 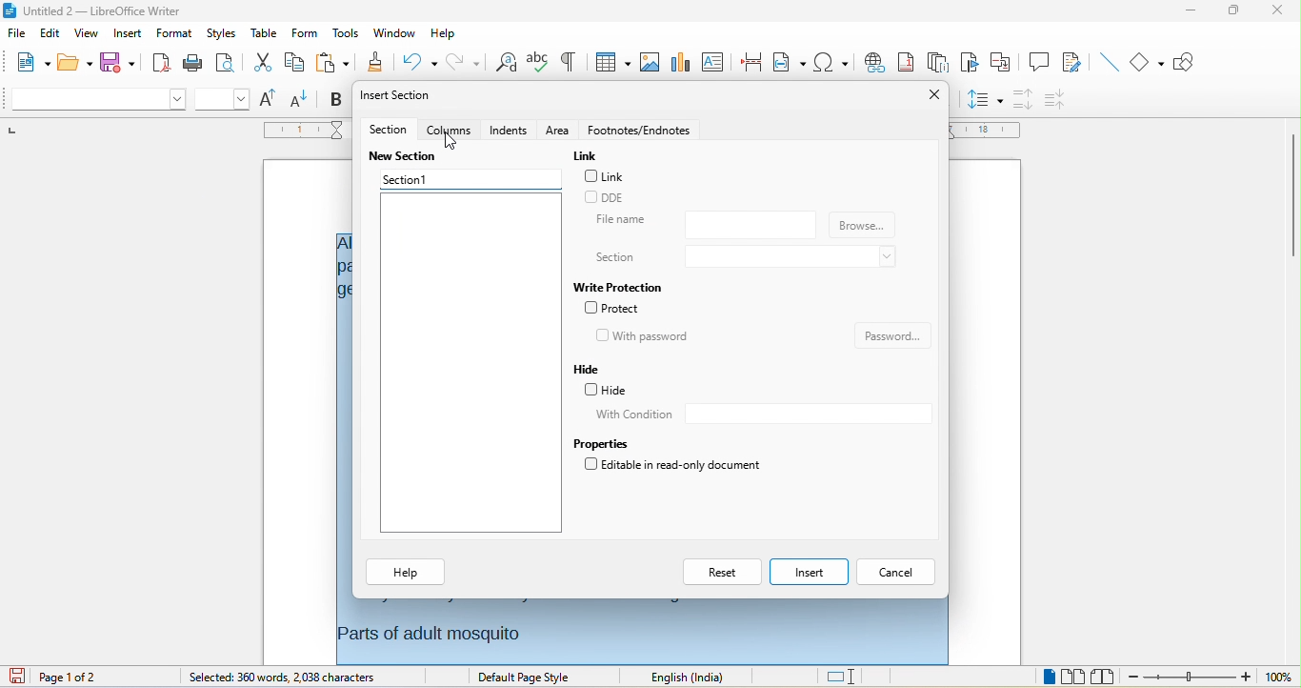 What do you see at coordinates (293, 64) in the screenshot?
I see `copy` at bounding box center [293, 64].